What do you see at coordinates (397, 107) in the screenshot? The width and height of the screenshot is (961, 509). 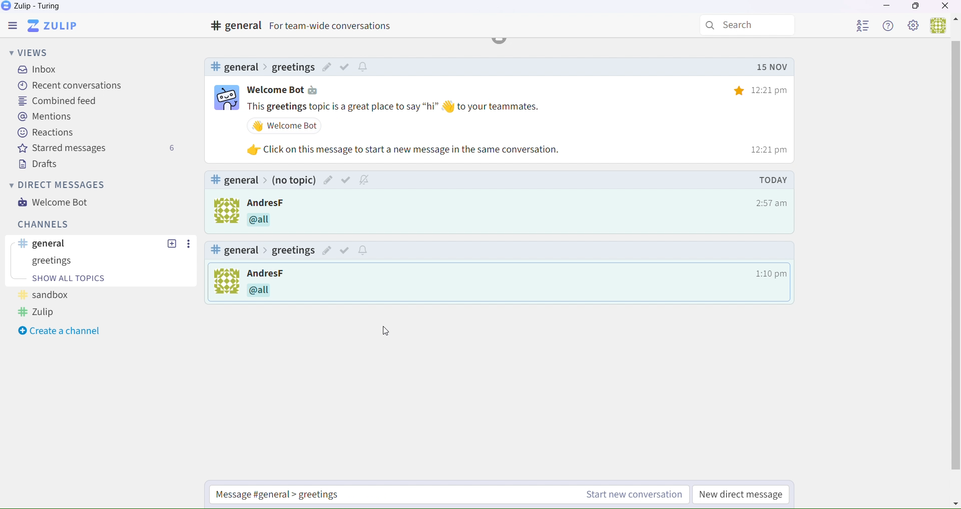 I see `` at bounding box center [397, 107].